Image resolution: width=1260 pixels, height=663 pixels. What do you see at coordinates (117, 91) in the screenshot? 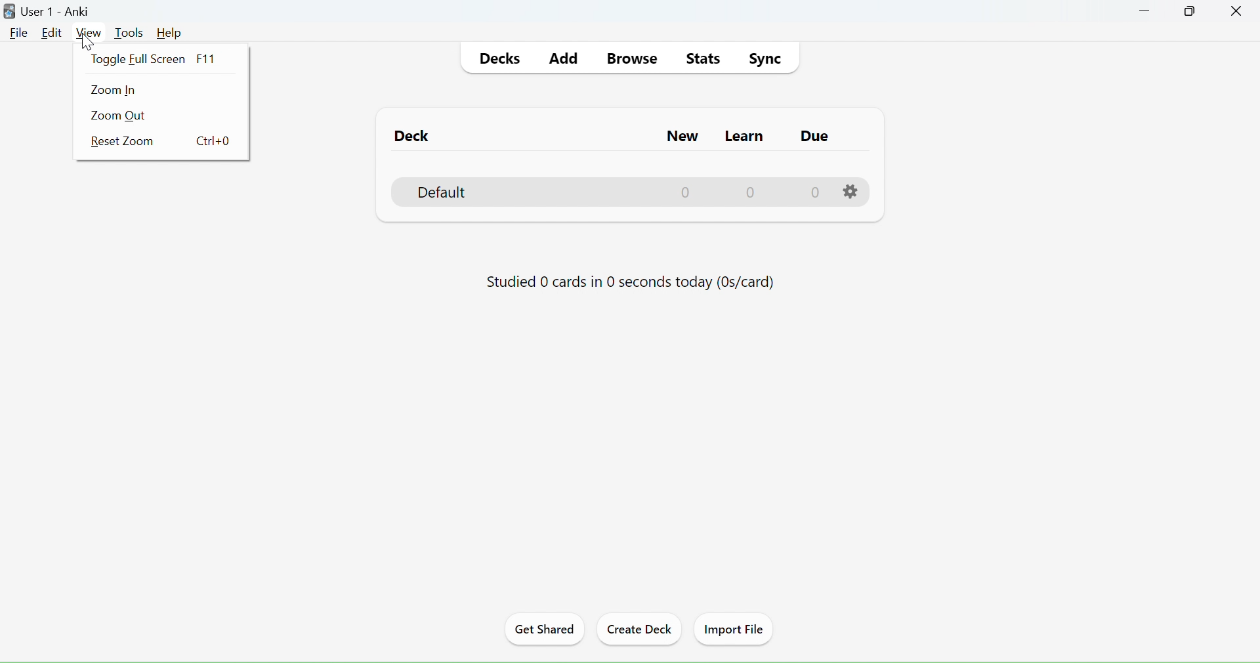
I see `zoom in` at bounding box center [117, 91].